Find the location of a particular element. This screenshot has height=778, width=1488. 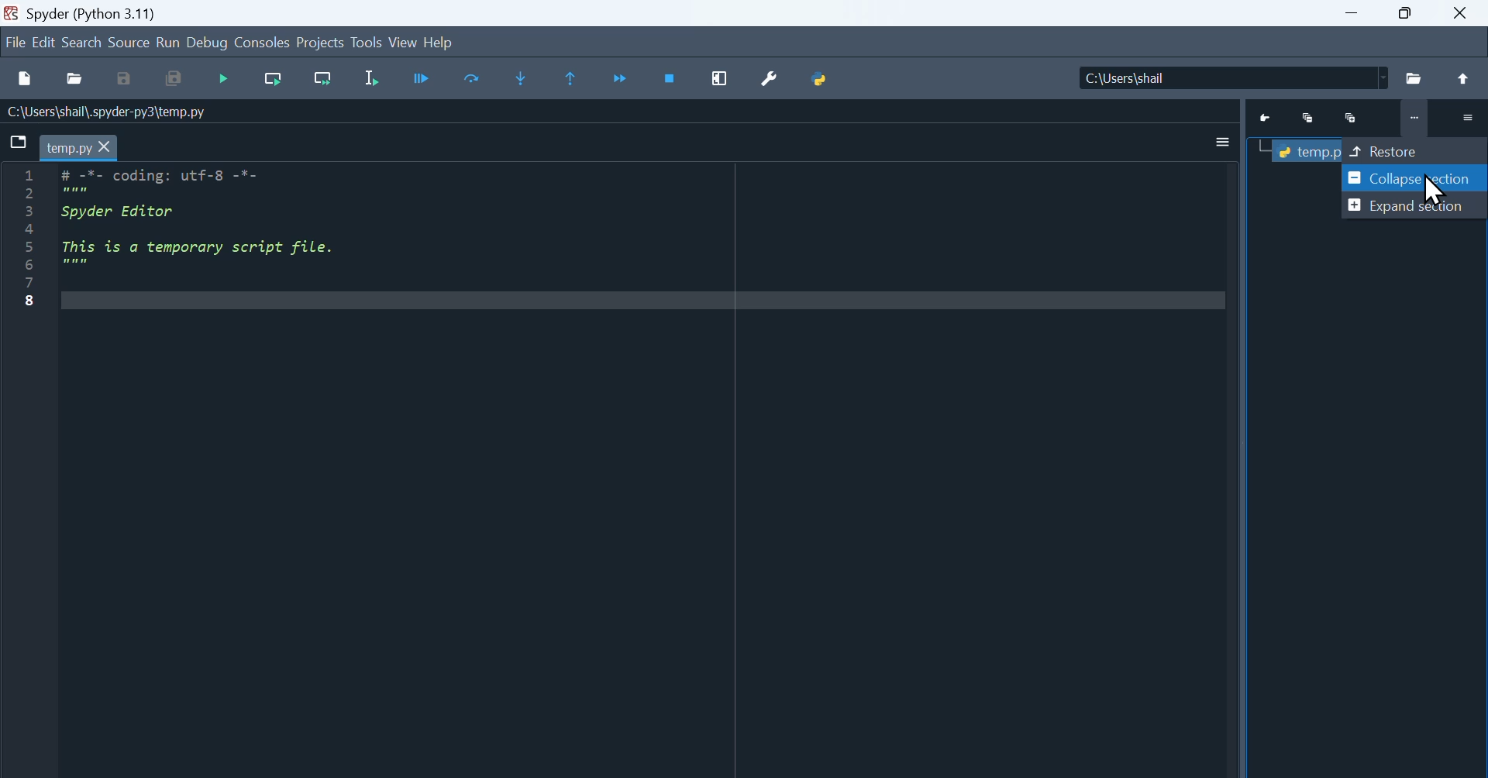

Edit is located at coordinates (44, 44).